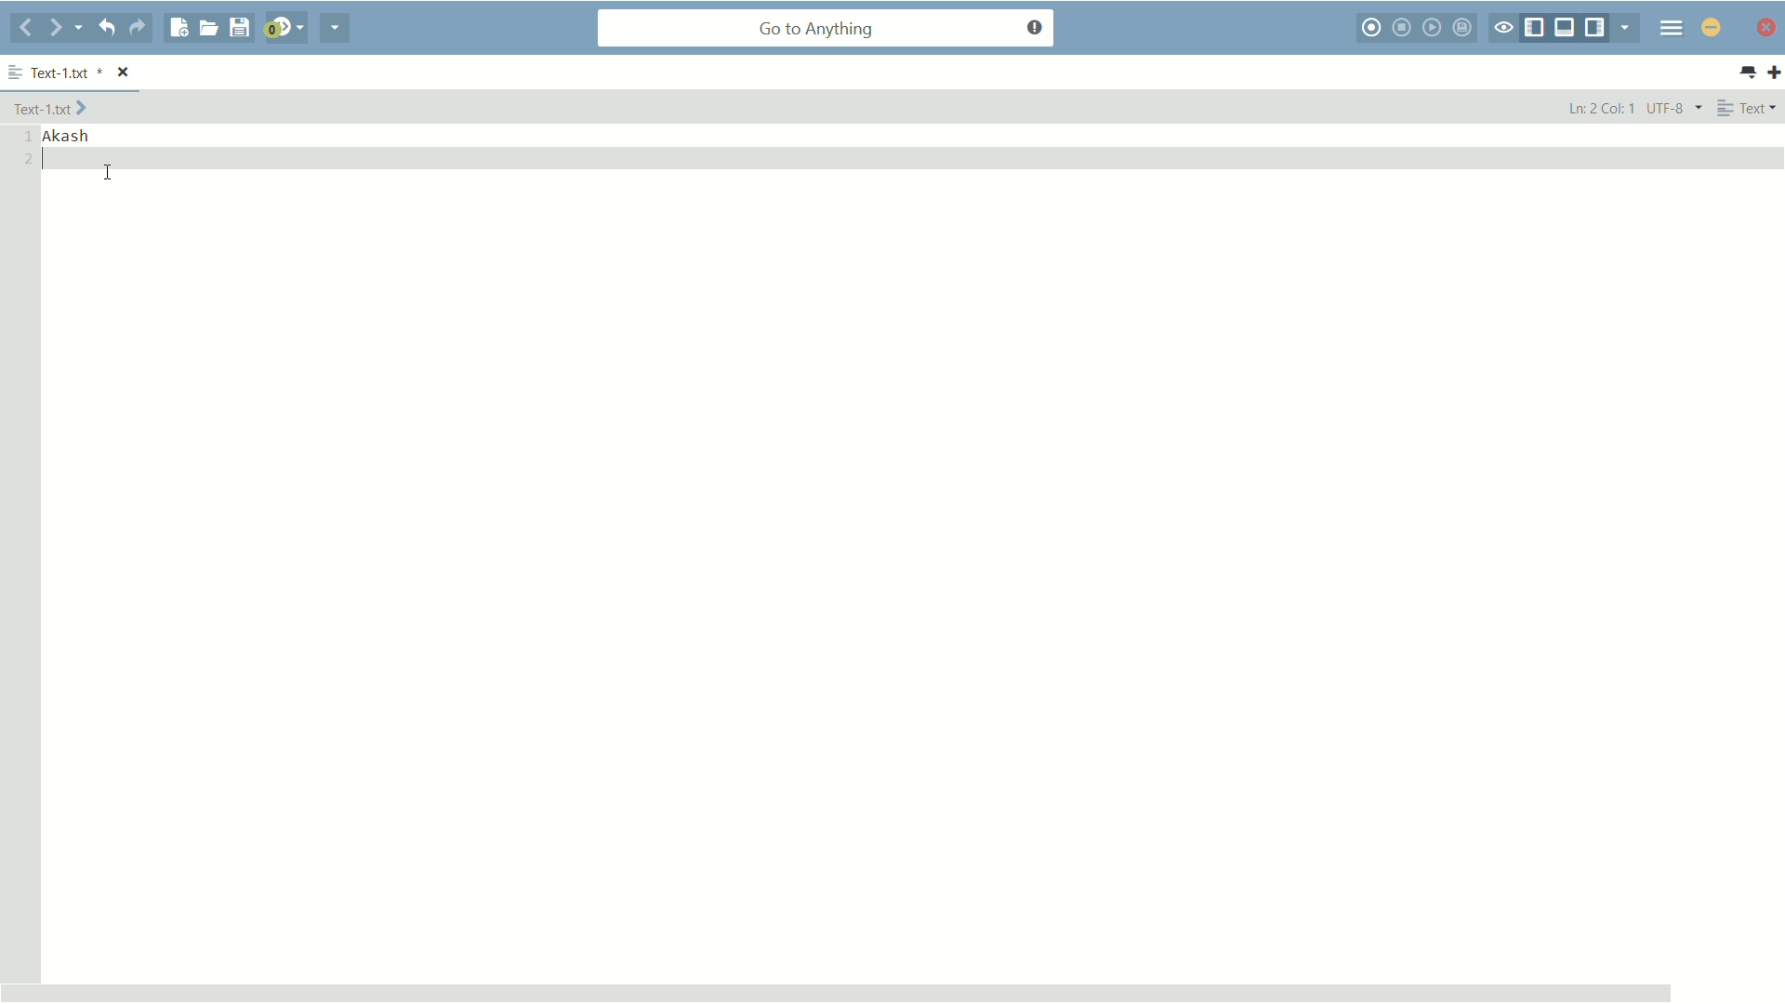 The height and width of the screenshot is (1004, 1785). Describe the element at coordinates (1402, 28) in the screenshot. I see `stop macro` at that location.